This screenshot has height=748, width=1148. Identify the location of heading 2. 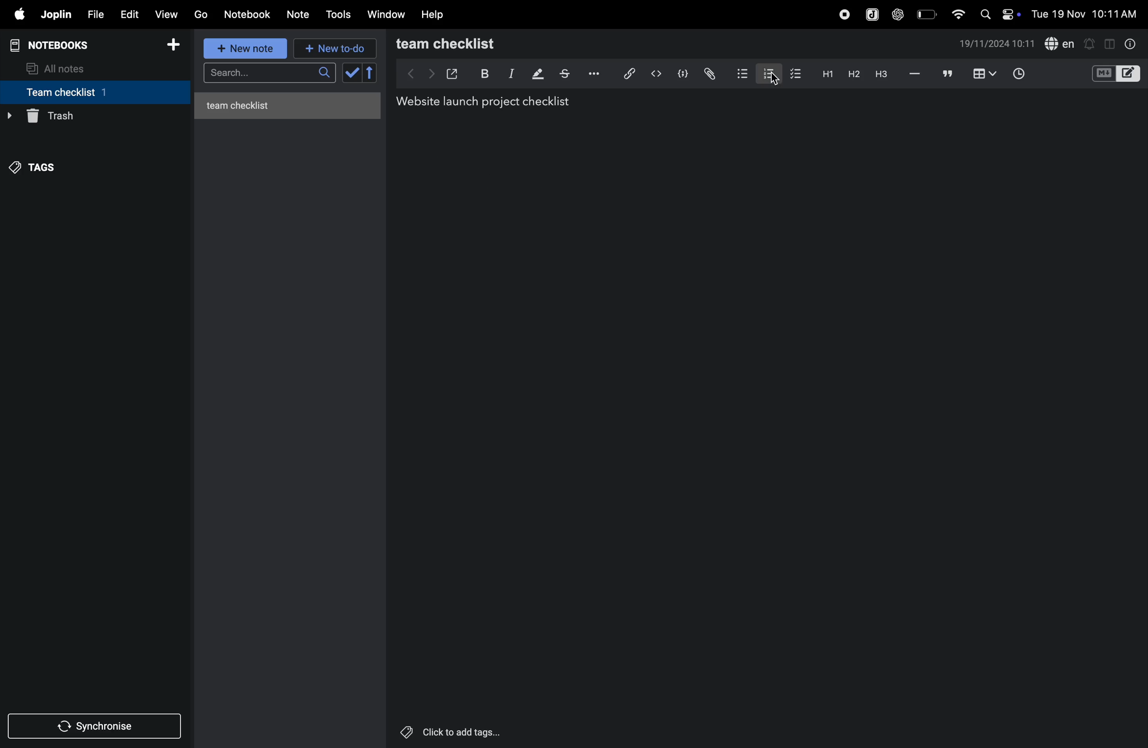
(825, 73).